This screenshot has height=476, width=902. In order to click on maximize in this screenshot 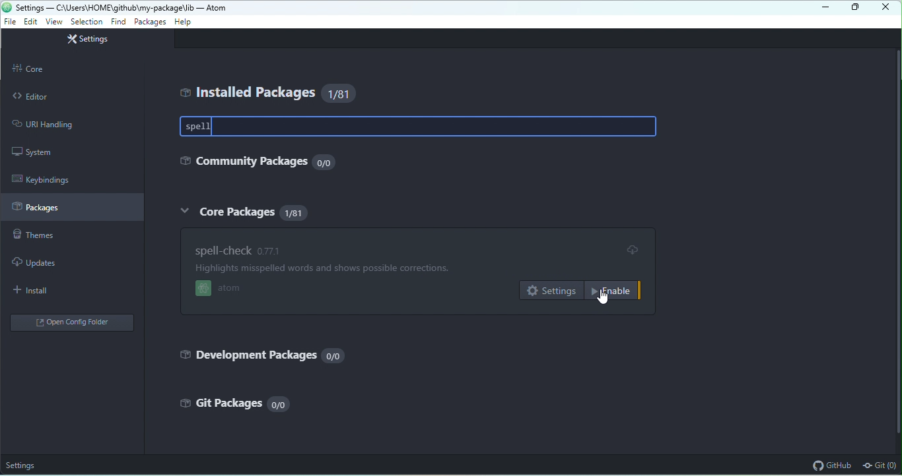, I will do `click(855, 8)`.